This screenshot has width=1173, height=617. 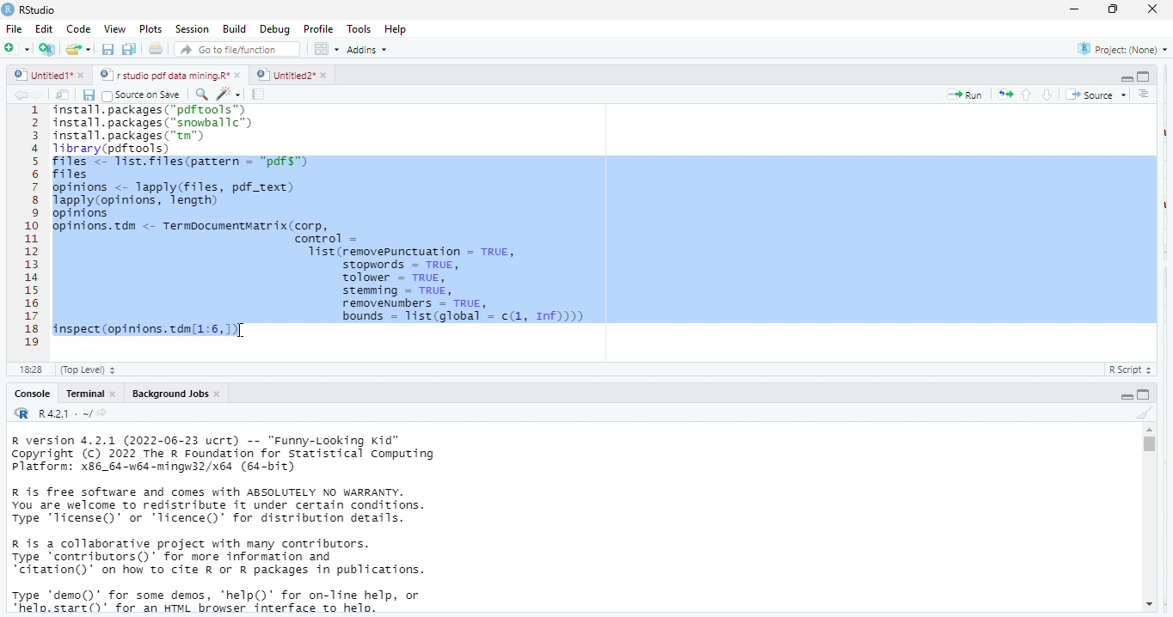 I want to click on rs studio, so click(x=22, y=414).